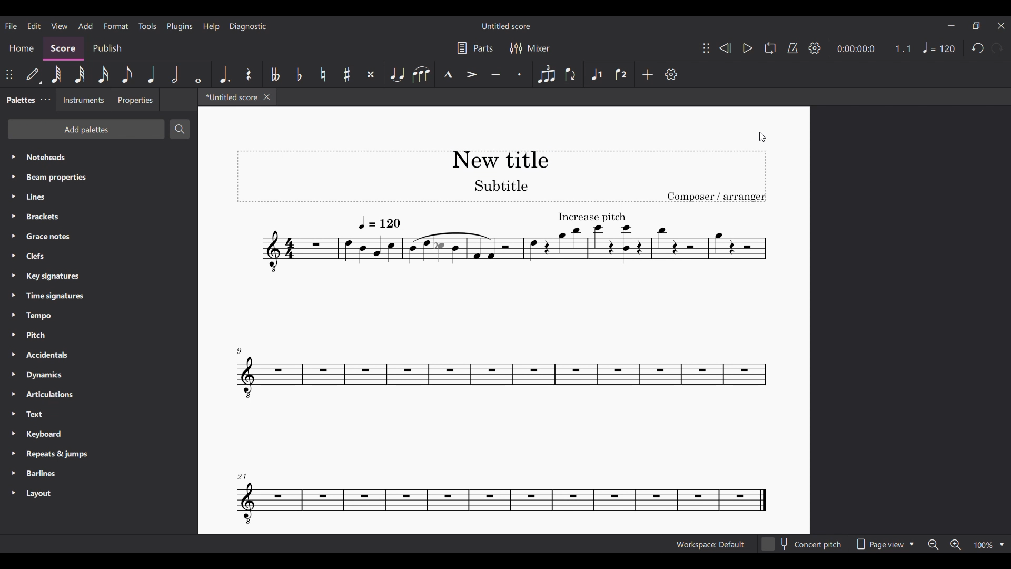 Image resolution: width=1011 pixels, height=569 pixels. What do you see at coordinates (87, 129) in the screenshot?
I see `Add palettes` at bounding box center [87, 129].